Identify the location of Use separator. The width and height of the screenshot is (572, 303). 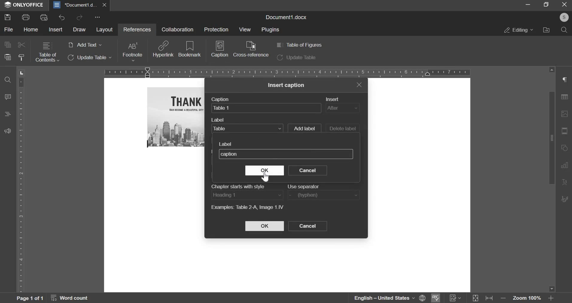
(304, 186).